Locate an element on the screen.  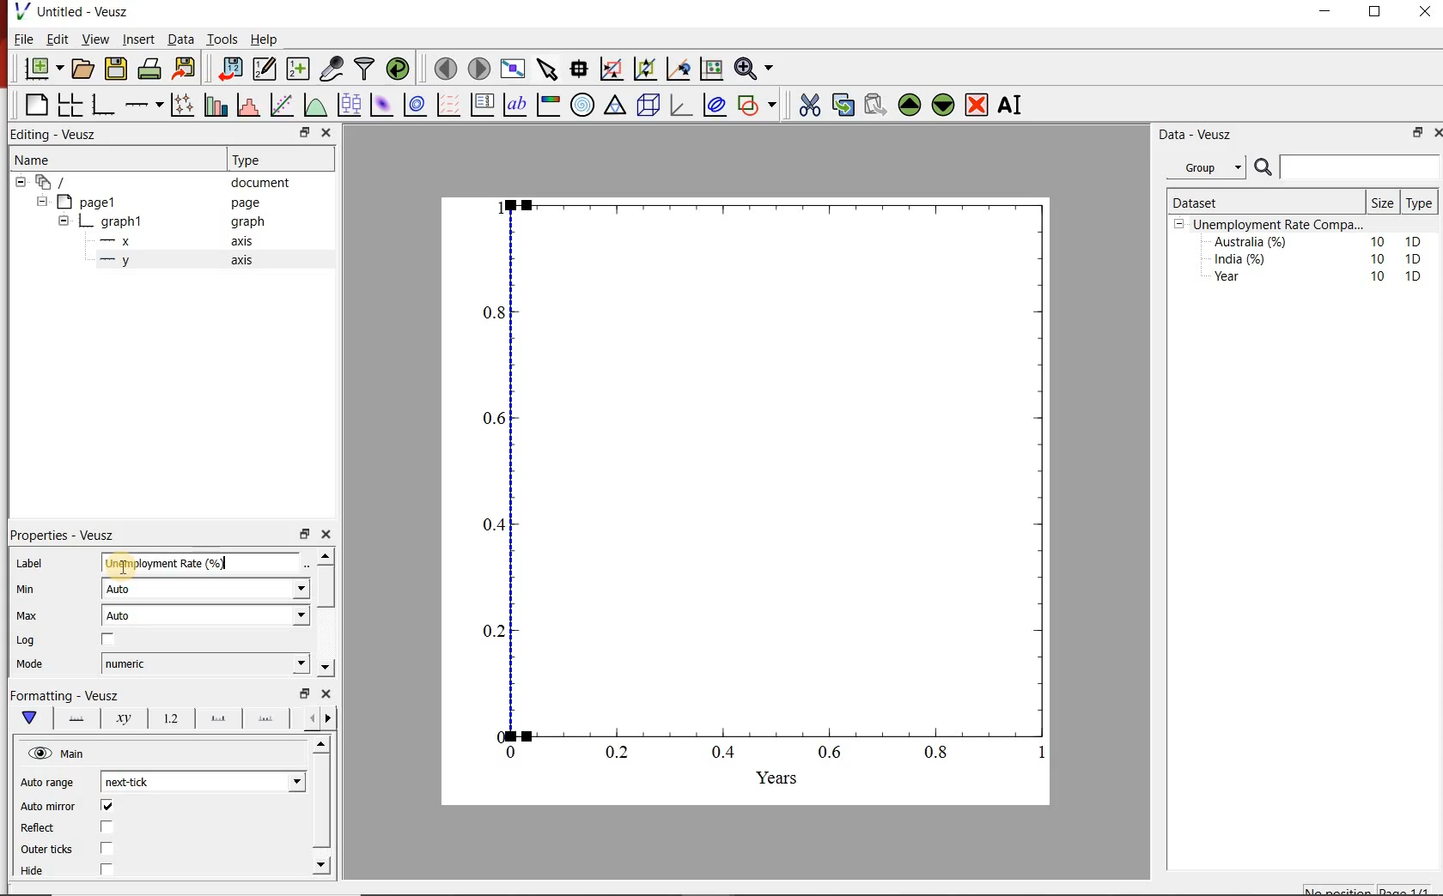
base graphs is located at coordinates (104, 105).